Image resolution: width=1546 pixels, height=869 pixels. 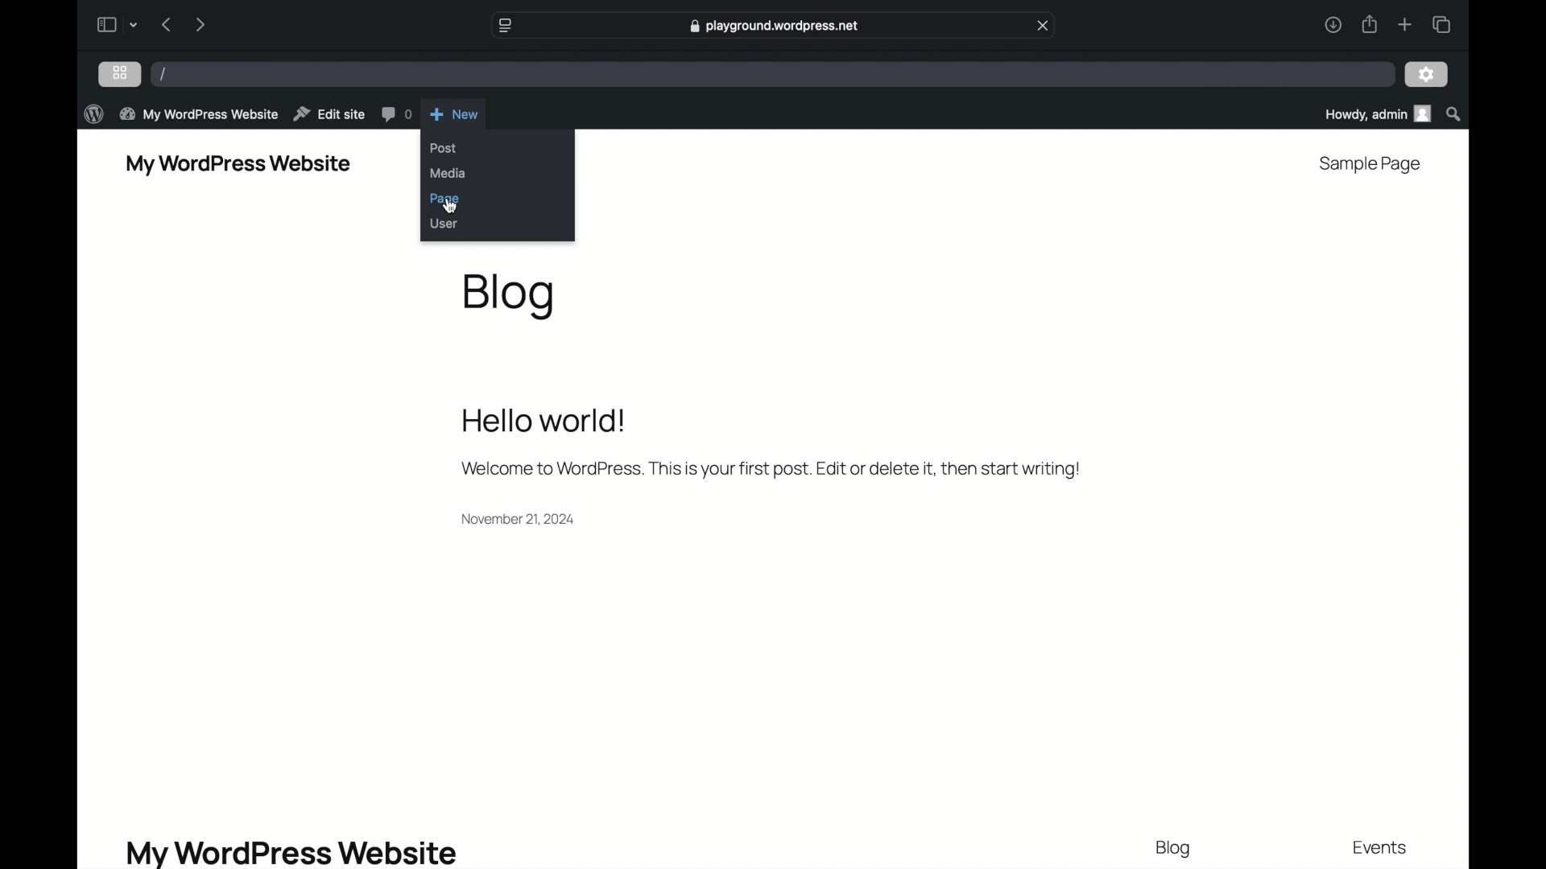 I want to click on my wordpress website, so click(x=290, y=851).